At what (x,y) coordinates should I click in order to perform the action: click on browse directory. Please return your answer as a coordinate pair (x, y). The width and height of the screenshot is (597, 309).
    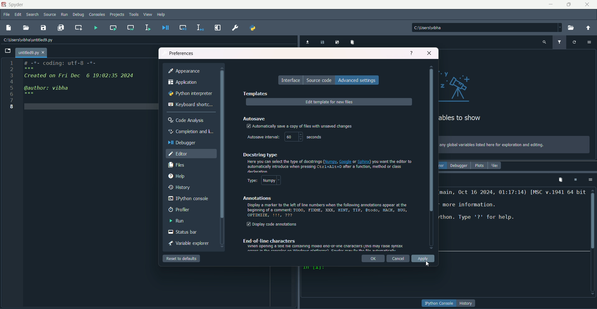
    Looking at the image, I should click on (571, 28).